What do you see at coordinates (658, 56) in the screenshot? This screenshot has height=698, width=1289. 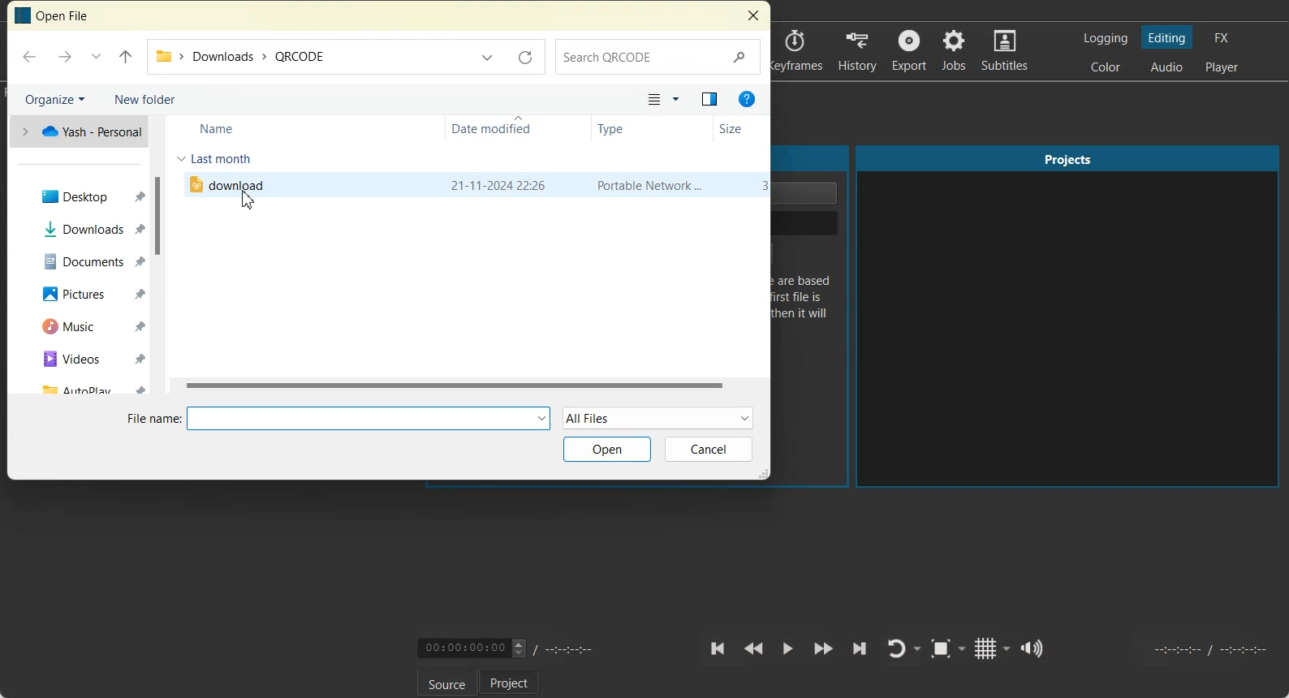 I see `Search Bar` at bounding box center [658, 56].